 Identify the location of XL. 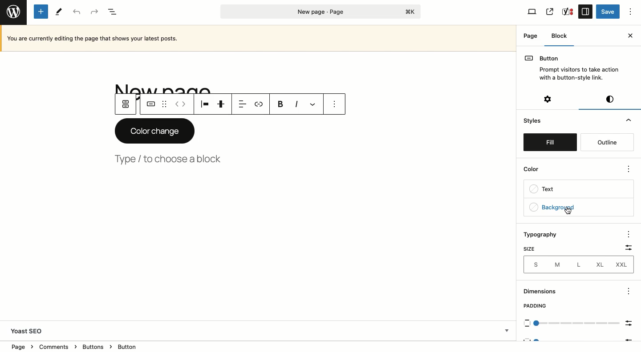
(600, 265).